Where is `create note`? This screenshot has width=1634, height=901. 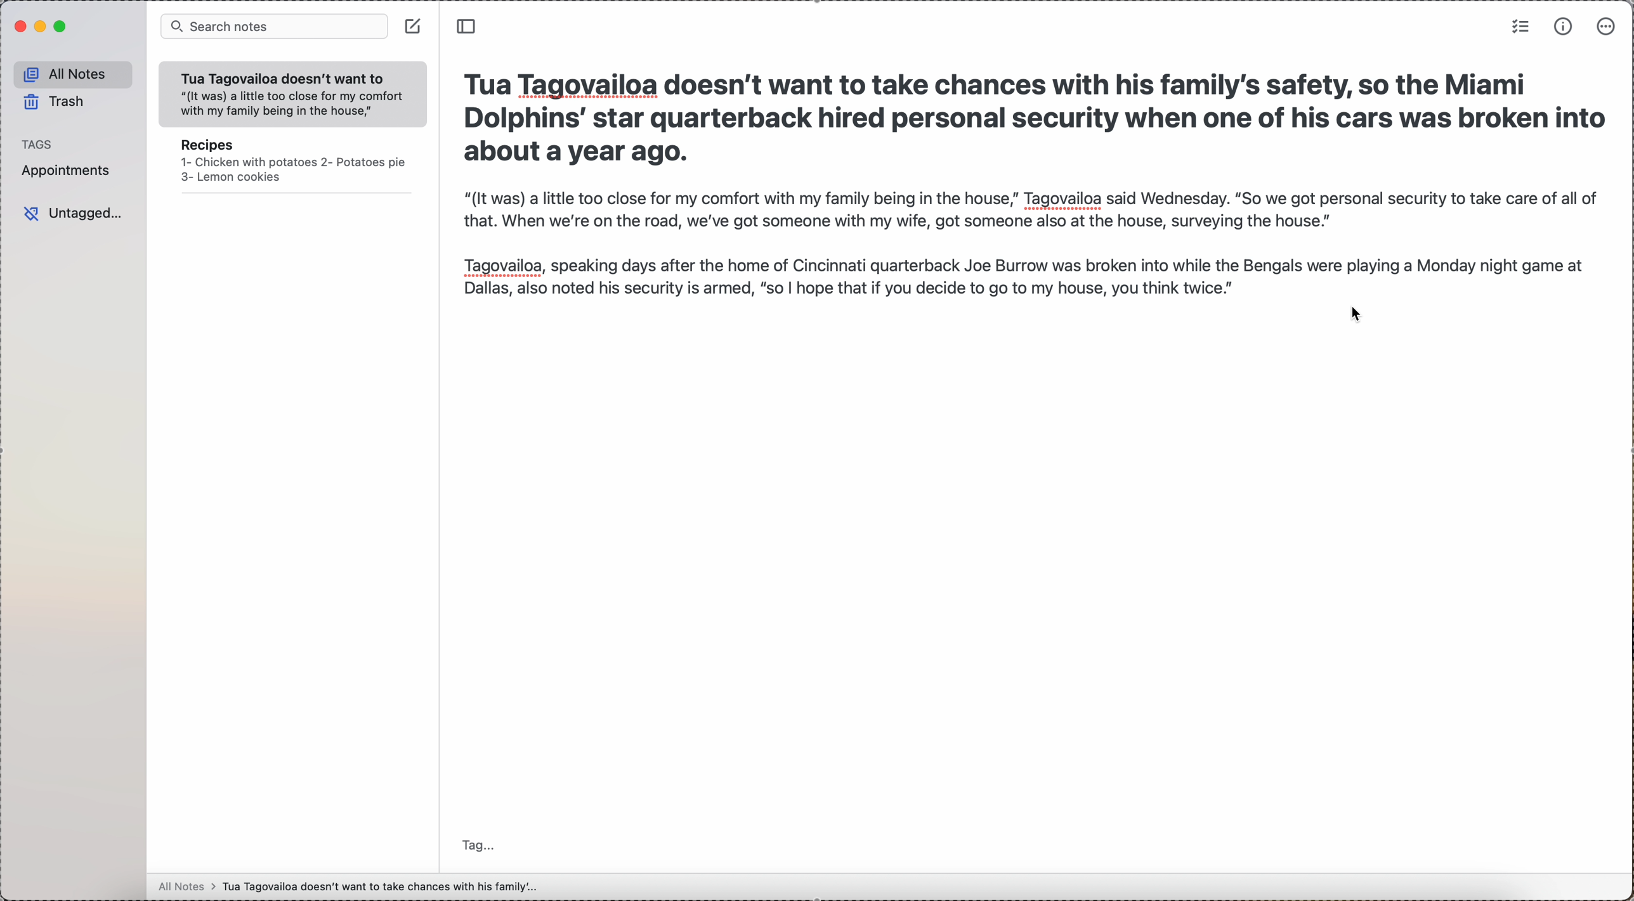
create note is located at coordinates (412, 29).